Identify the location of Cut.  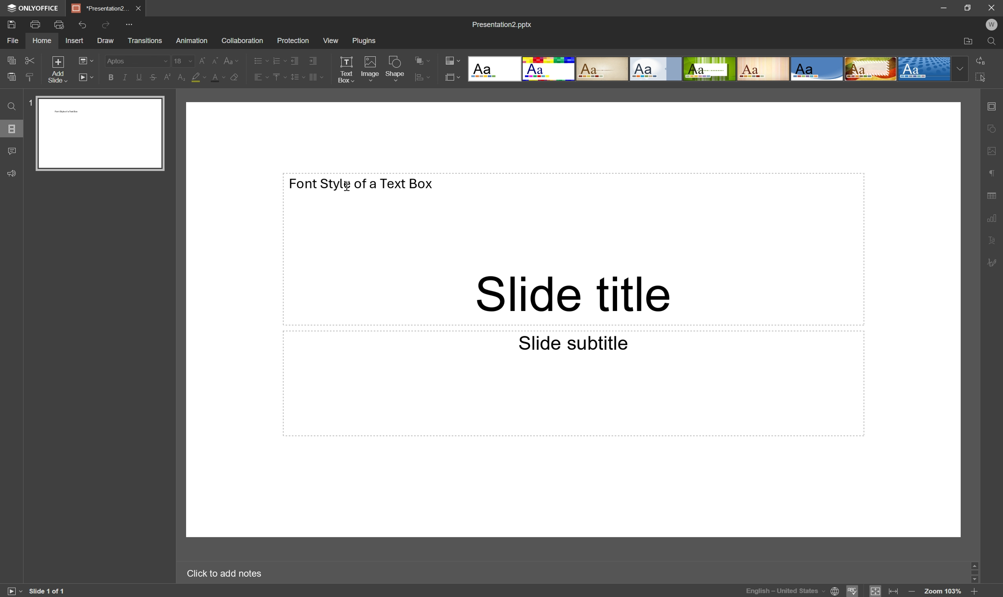
(31, 59).